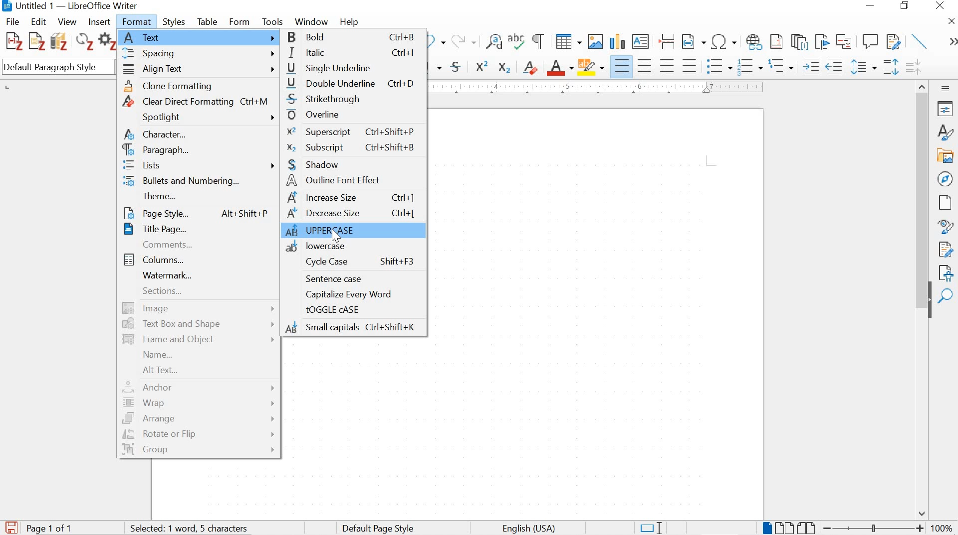  What do you see at coordinates (592, 66) in the screenshot?
I see `character highlighting color` at bounding box center [592, 66].